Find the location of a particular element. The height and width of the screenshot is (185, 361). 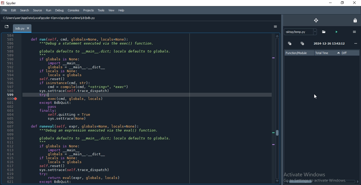

lock is located at coordinates (354, 21).